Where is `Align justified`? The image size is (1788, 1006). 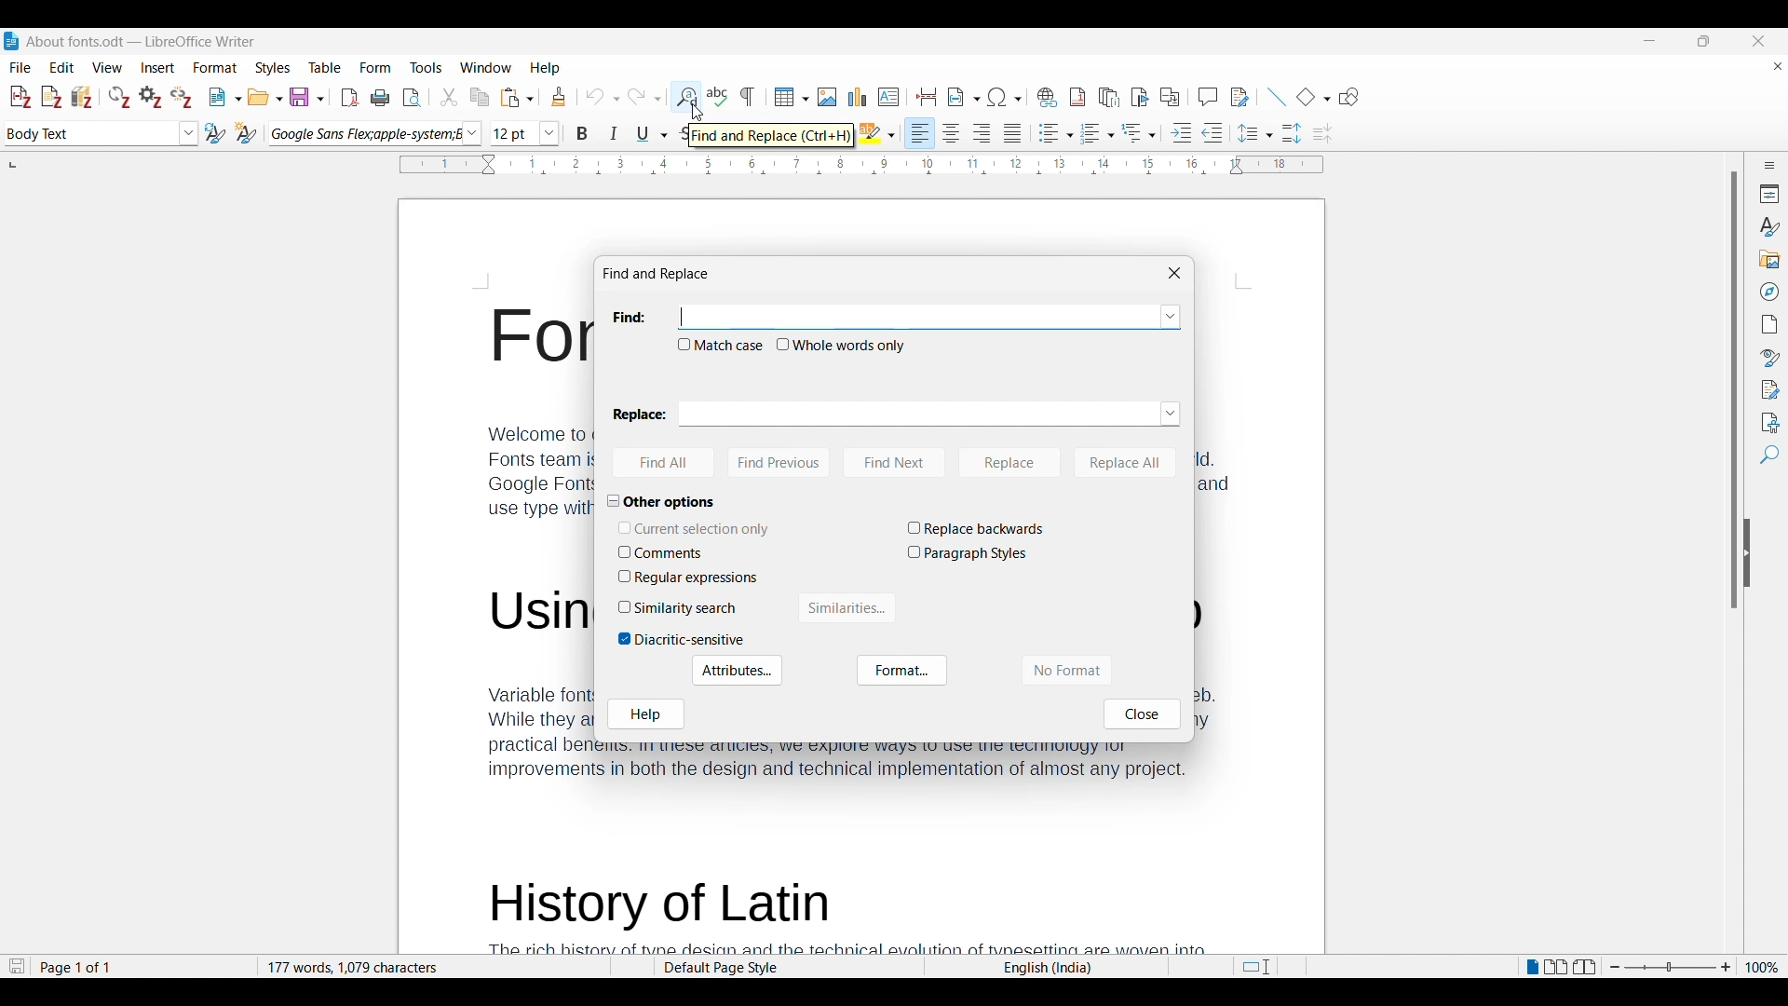 Align justified is located at coordinates (1013, 133).